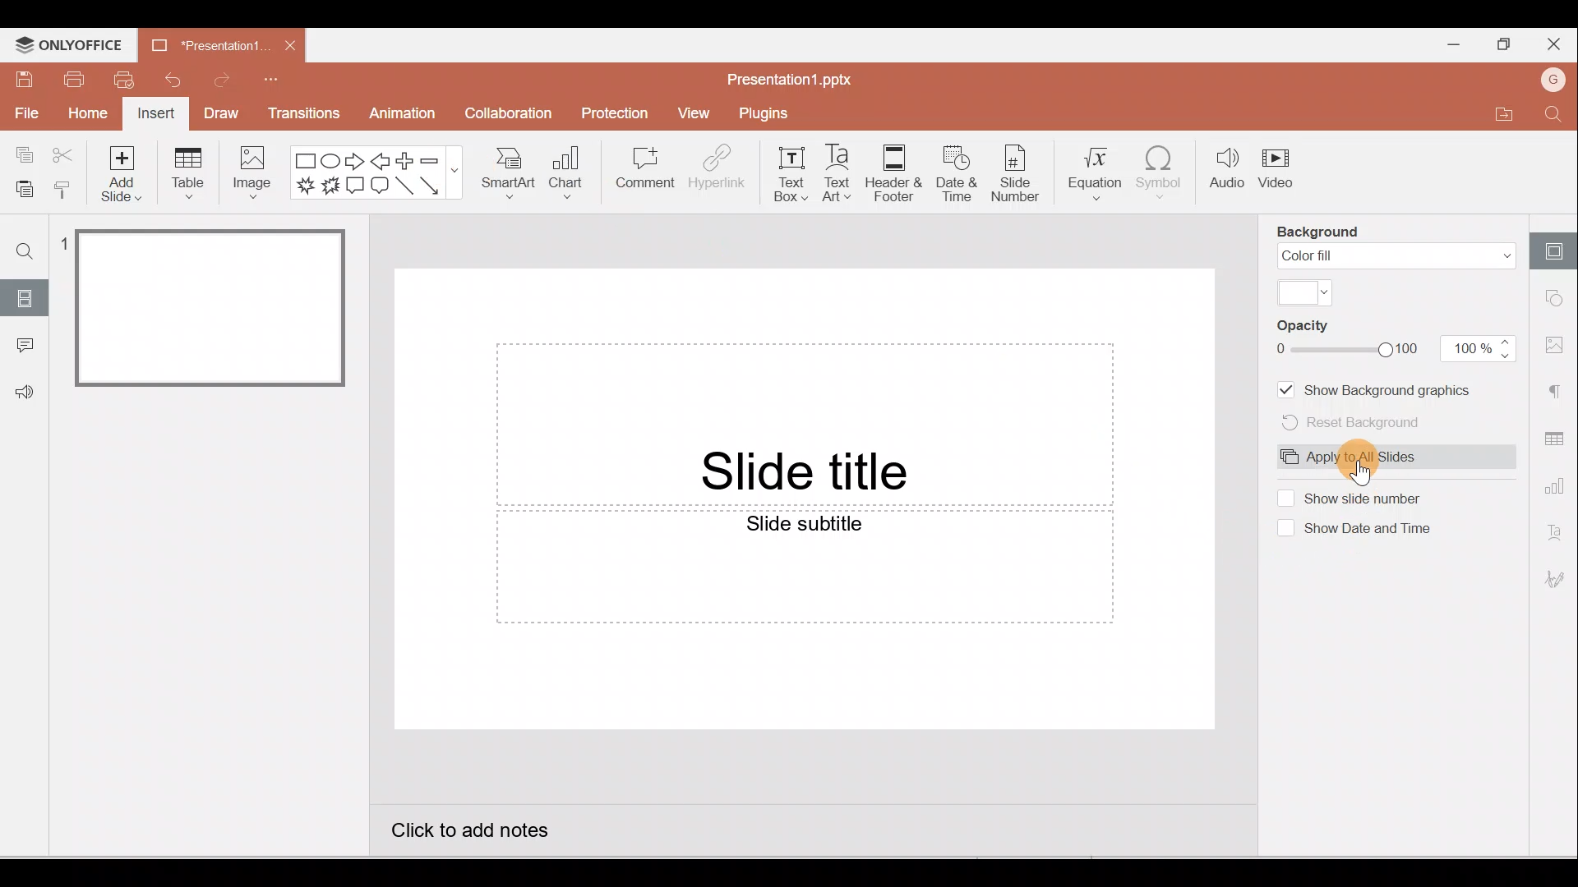  I want to click on Text Art, so click(837, 173).